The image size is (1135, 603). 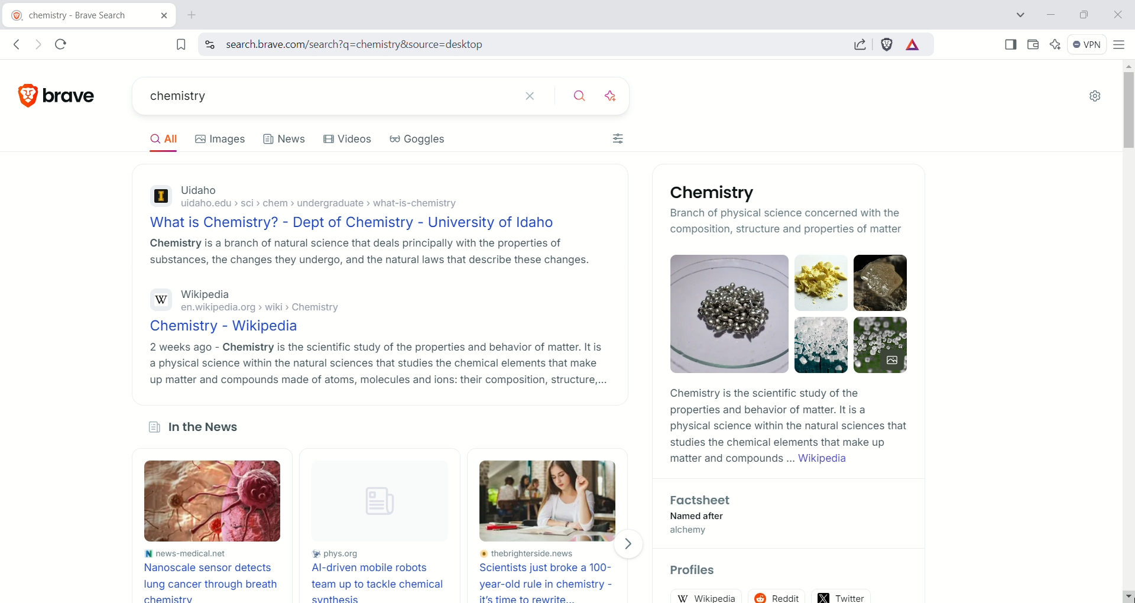 What do you see at coordinates (1031, 43) in the screenshot?
I see `wallet` at bounding box center [1031, 43].